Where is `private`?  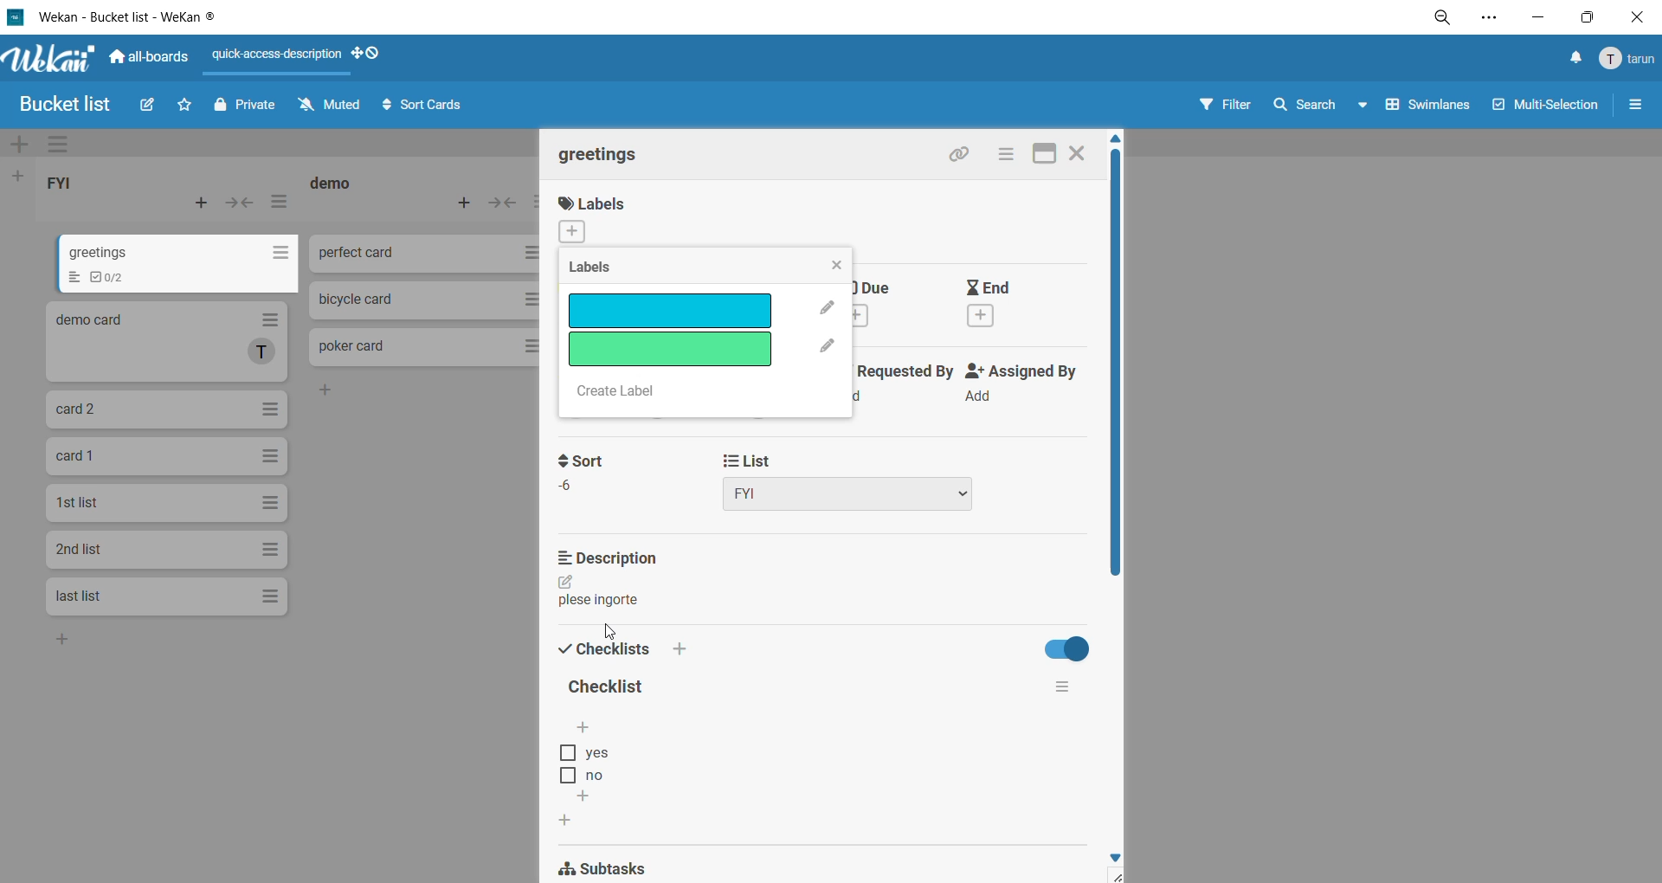
private is located at coordinates (254, 107).